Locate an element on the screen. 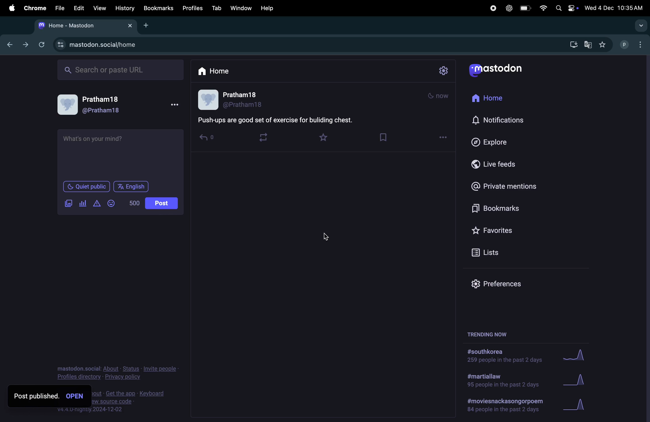 This screenshot has width=650, height=422. tab is located at coordinates (217, 8).